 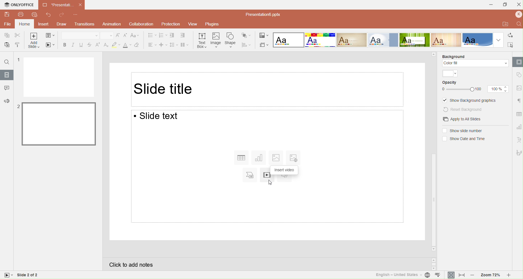 What do you see at coordinates (7, 75) in the screenshot?
I see `Slides` at bounding box center [7, 75].